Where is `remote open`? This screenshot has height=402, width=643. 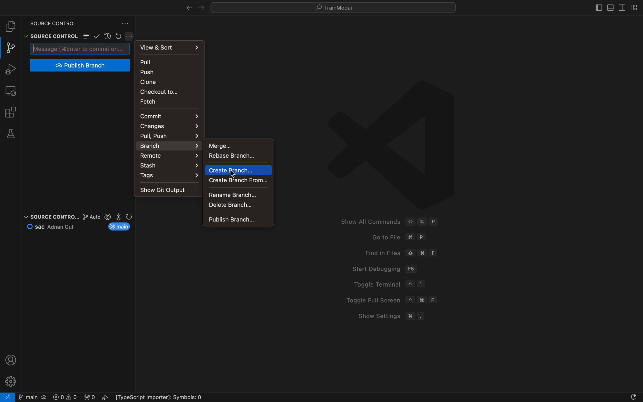 remote open is located at coordinates (8, 397).